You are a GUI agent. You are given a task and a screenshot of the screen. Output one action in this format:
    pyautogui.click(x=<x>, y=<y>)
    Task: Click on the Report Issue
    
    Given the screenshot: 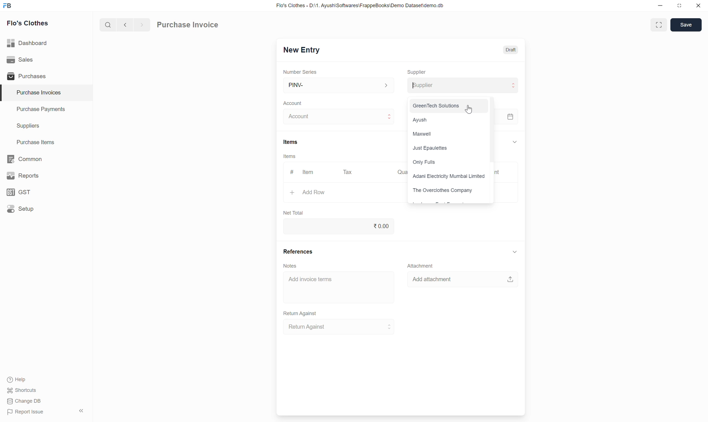 What is the action you would take?
    pyautogui.click(x=26, y=412)
    